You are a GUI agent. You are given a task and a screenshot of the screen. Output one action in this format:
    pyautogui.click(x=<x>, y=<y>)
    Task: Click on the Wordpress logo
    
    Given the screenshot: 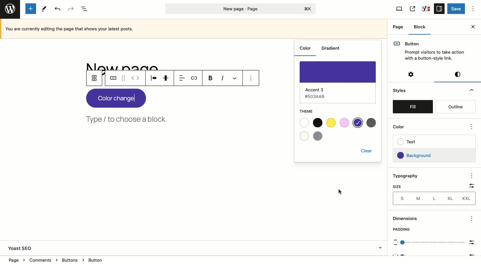 What is the action you would take?
    pyautogui.click(x=10, y=9)
    